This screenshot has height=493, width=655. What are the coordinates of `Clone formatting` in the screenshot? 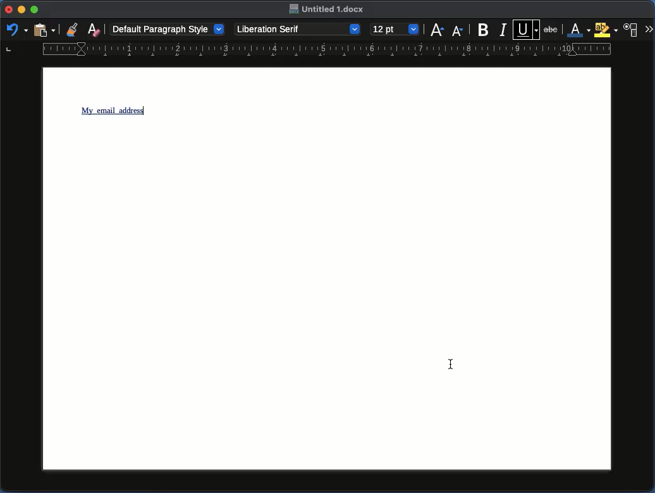 It's located at (73, 29).